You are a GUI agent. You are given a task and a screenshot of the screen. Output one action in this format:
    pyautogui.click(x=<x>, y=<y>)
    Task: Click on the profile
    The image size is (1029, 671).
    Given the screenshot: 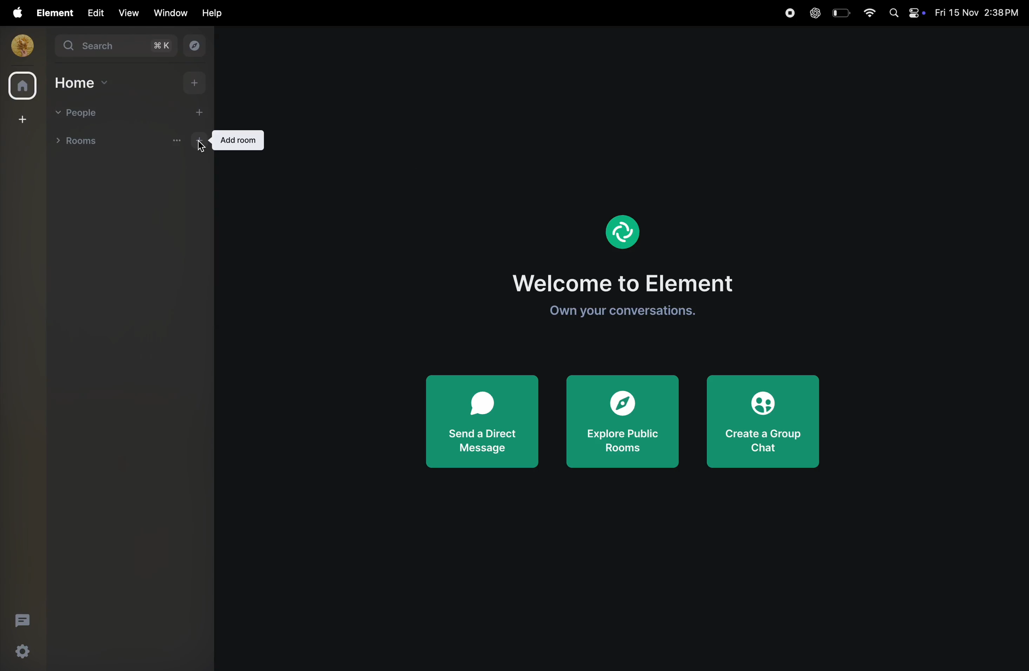 What is the action you would take?
    pyautogui.click(x=19, y=45)
    